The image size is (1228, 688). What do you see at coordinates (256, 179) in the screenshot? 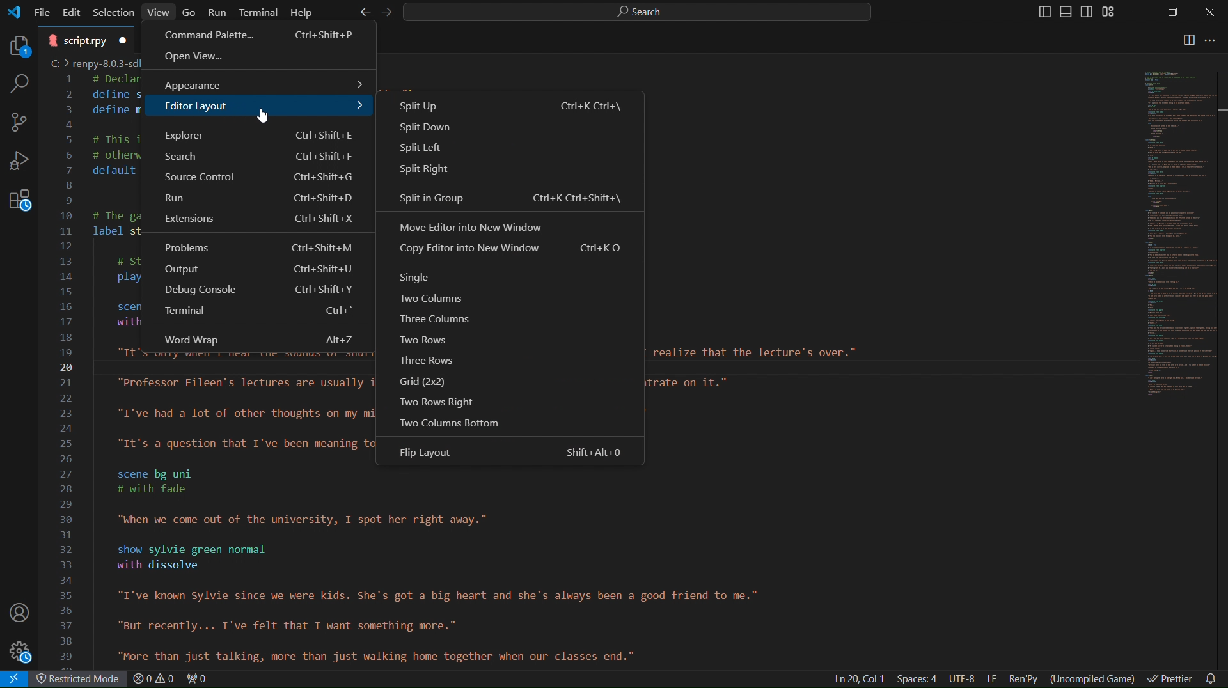
I see `Source Control   ctrl+shift+G` at bounding box center [256, 179].